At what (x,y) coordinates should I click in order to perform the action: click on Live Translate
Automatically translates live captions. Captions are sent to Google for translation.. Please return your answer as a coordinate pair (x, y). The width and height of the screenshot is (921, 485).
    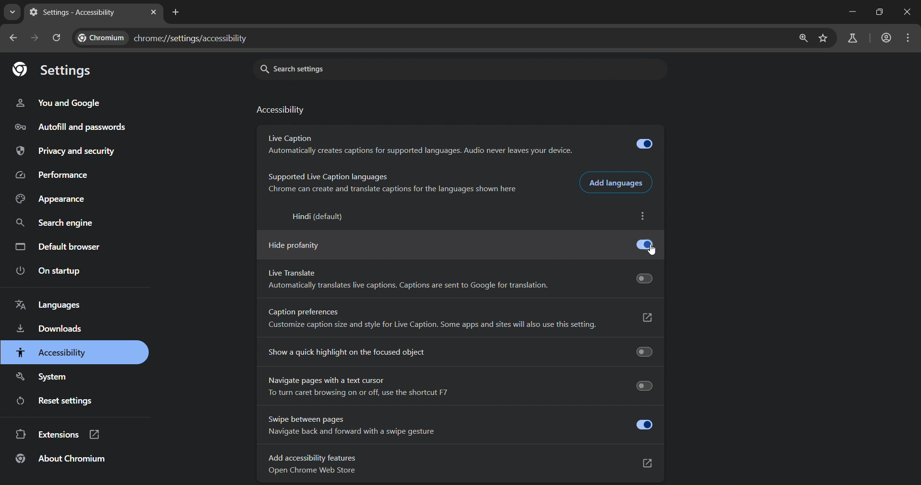
    Looking at the image, I should click on (460, 280).